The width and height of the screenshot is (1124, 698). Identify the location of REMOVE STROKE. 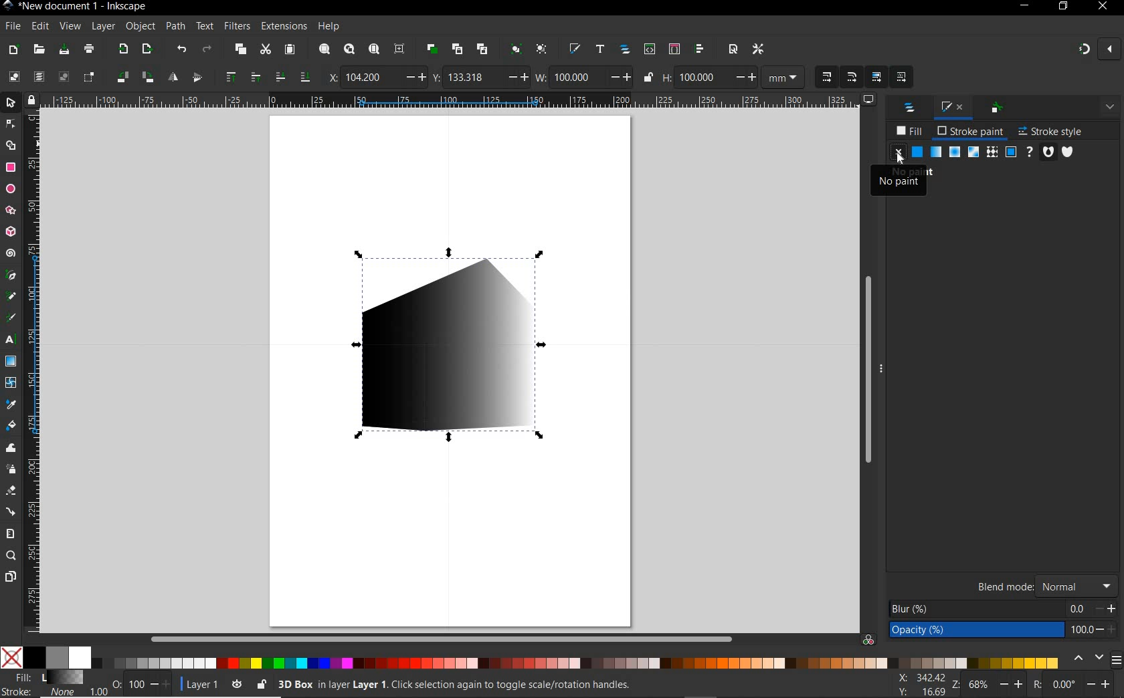
(898, 154).